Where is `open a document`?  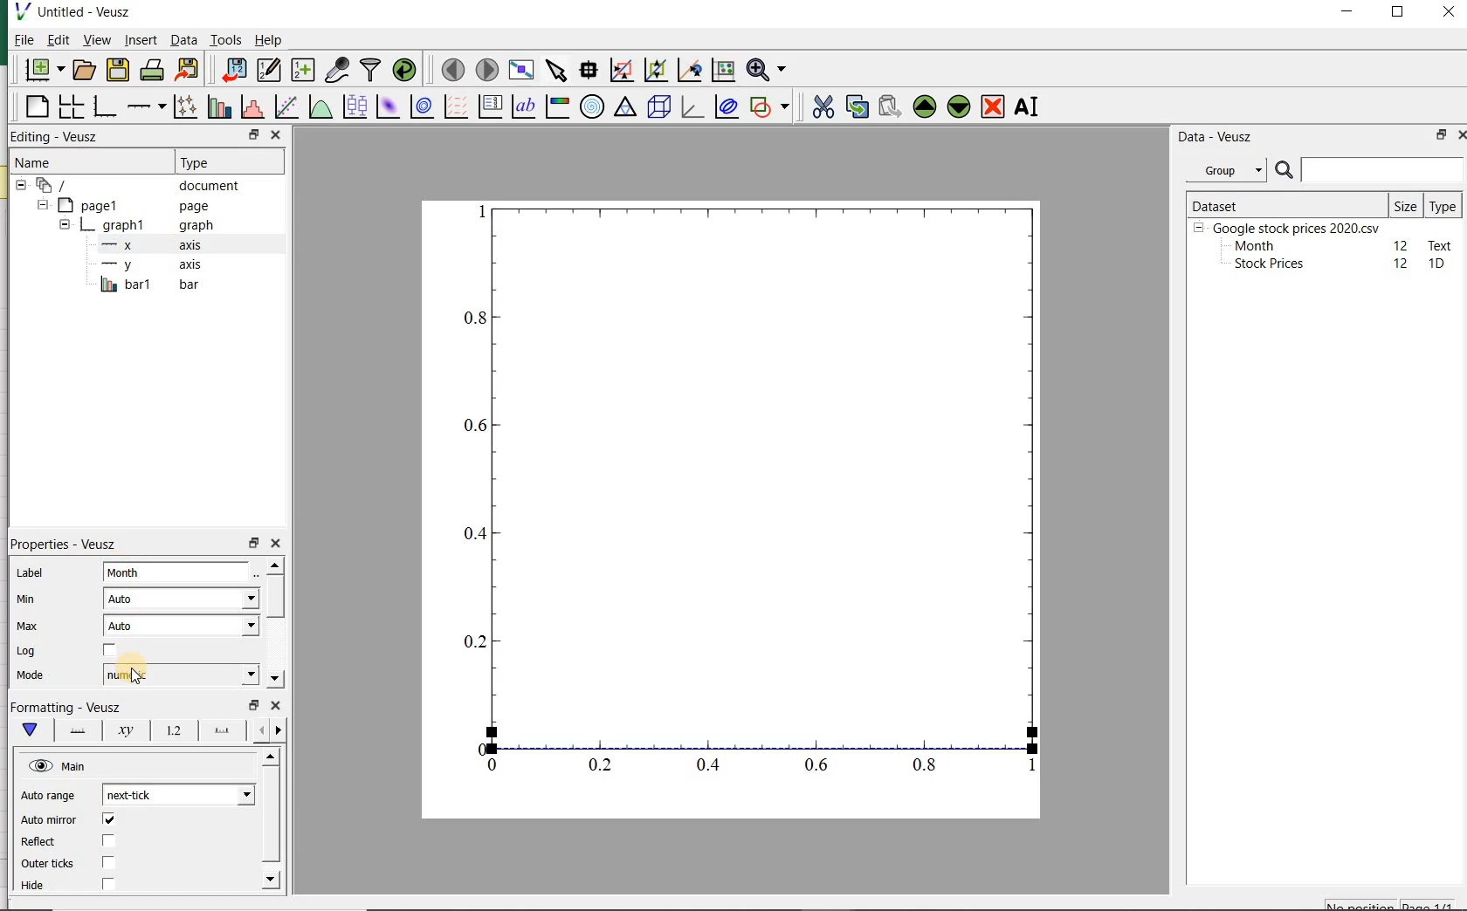
open a document is located at coordinates (86, 69).